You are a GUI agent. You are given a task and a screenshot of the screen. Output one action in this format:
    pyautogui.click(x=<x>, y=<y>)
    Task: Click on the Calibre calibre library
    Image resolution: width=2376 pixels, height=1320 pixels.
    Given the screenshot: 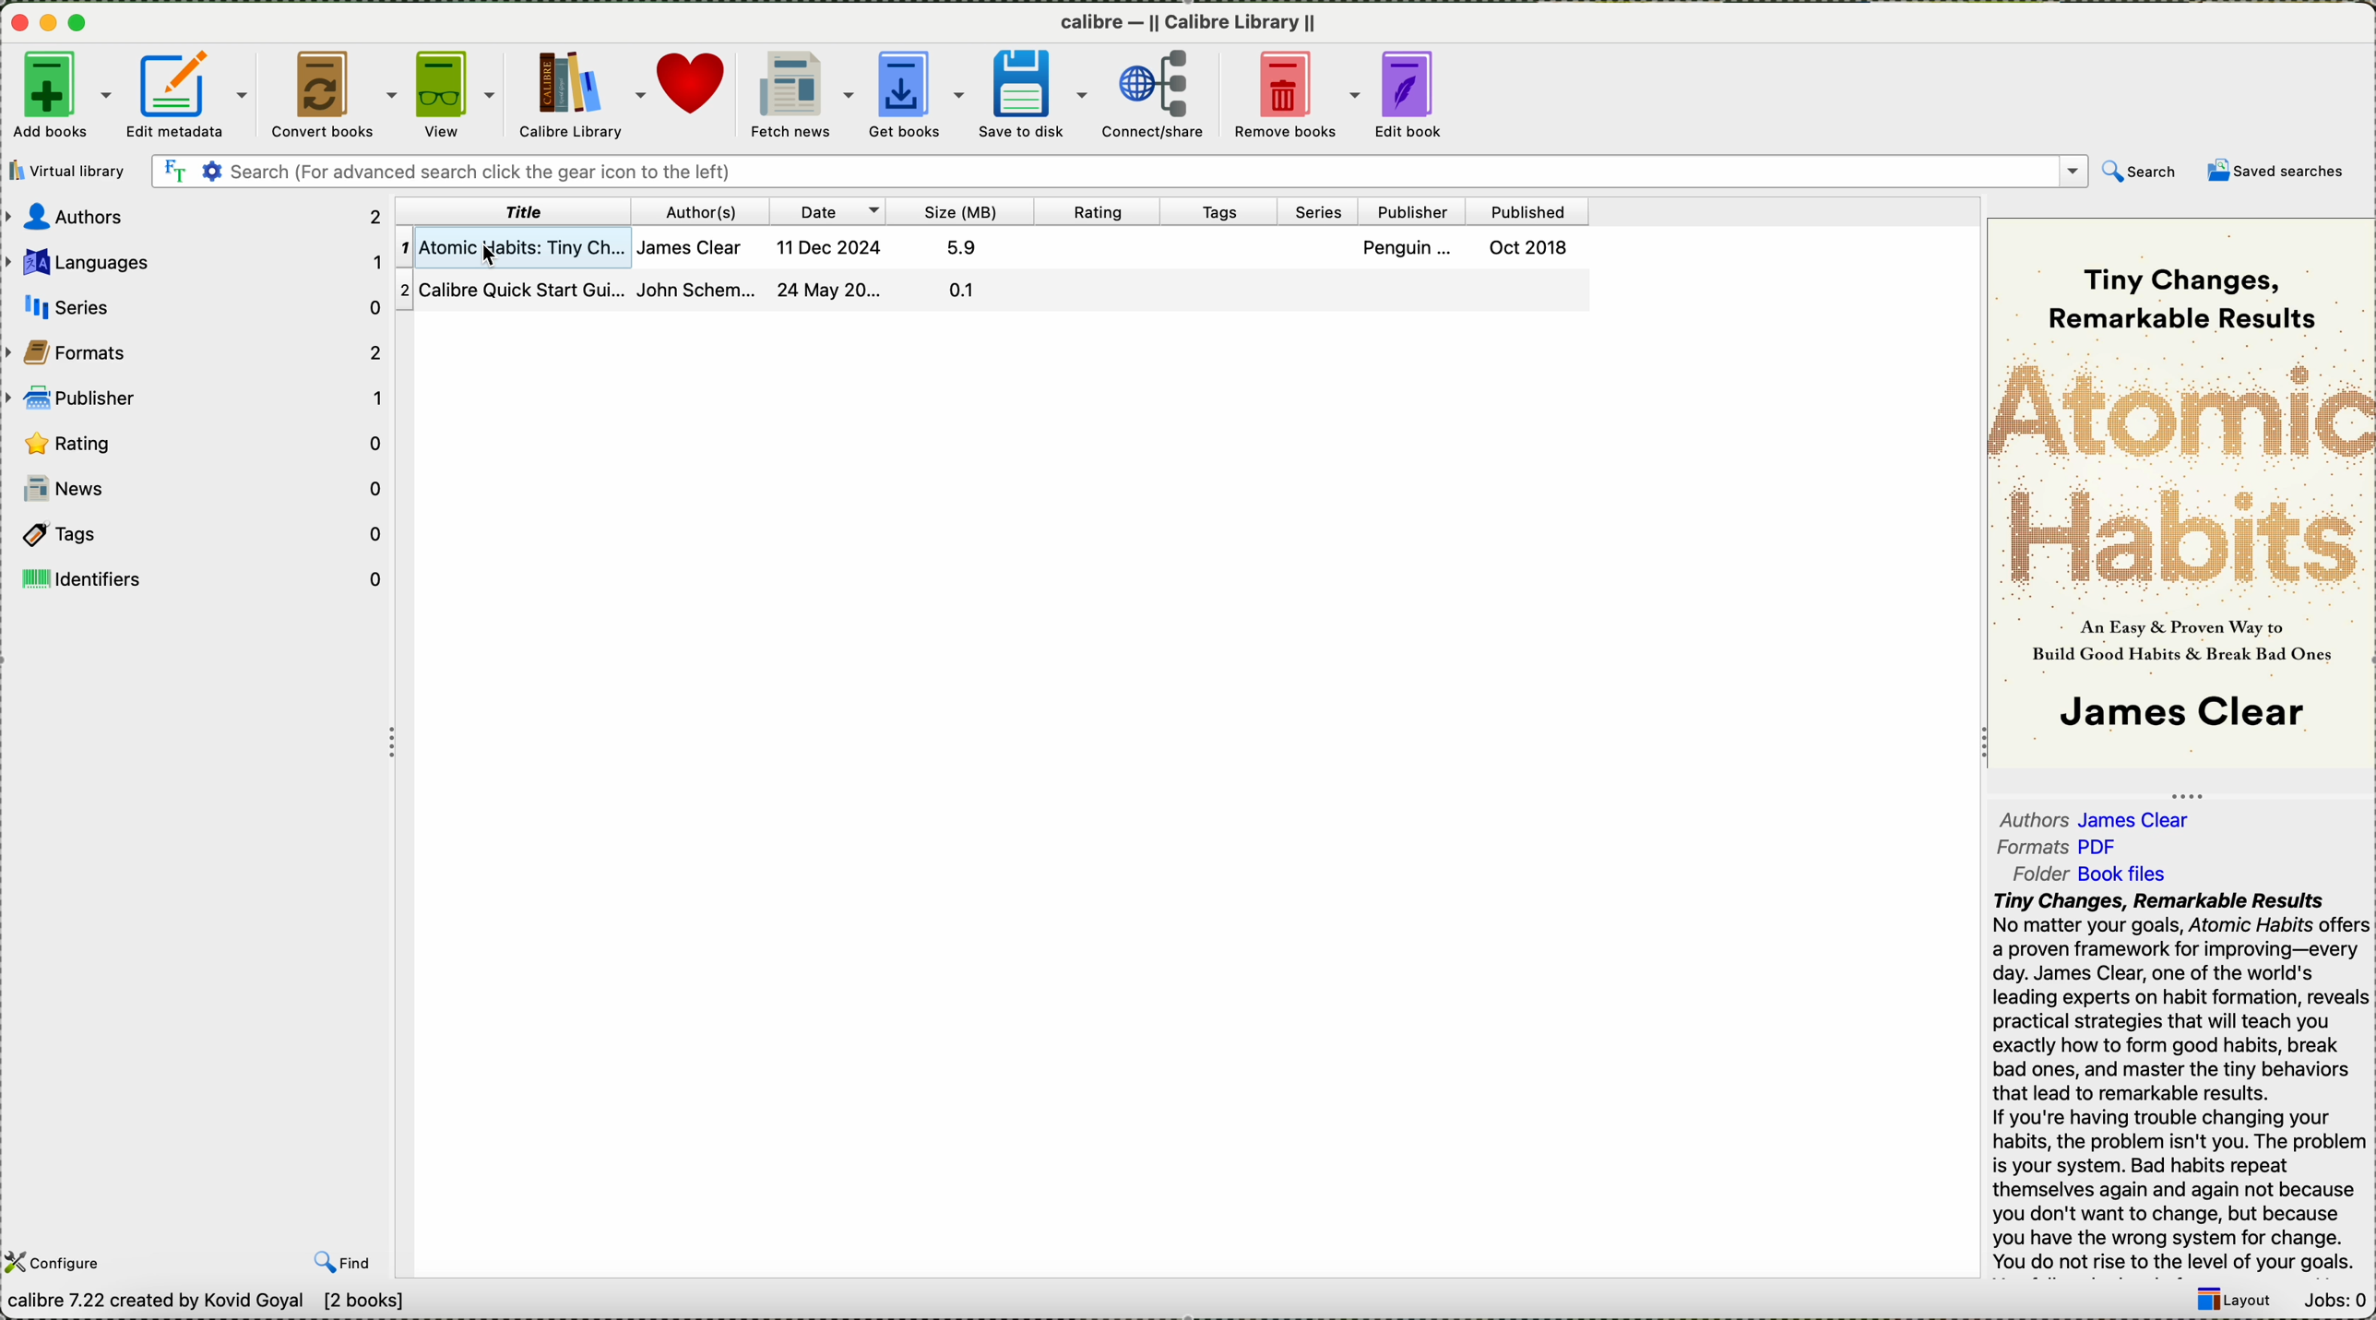 What is the action you would take?
    pyautogui.click(x=1188, y=23)
    